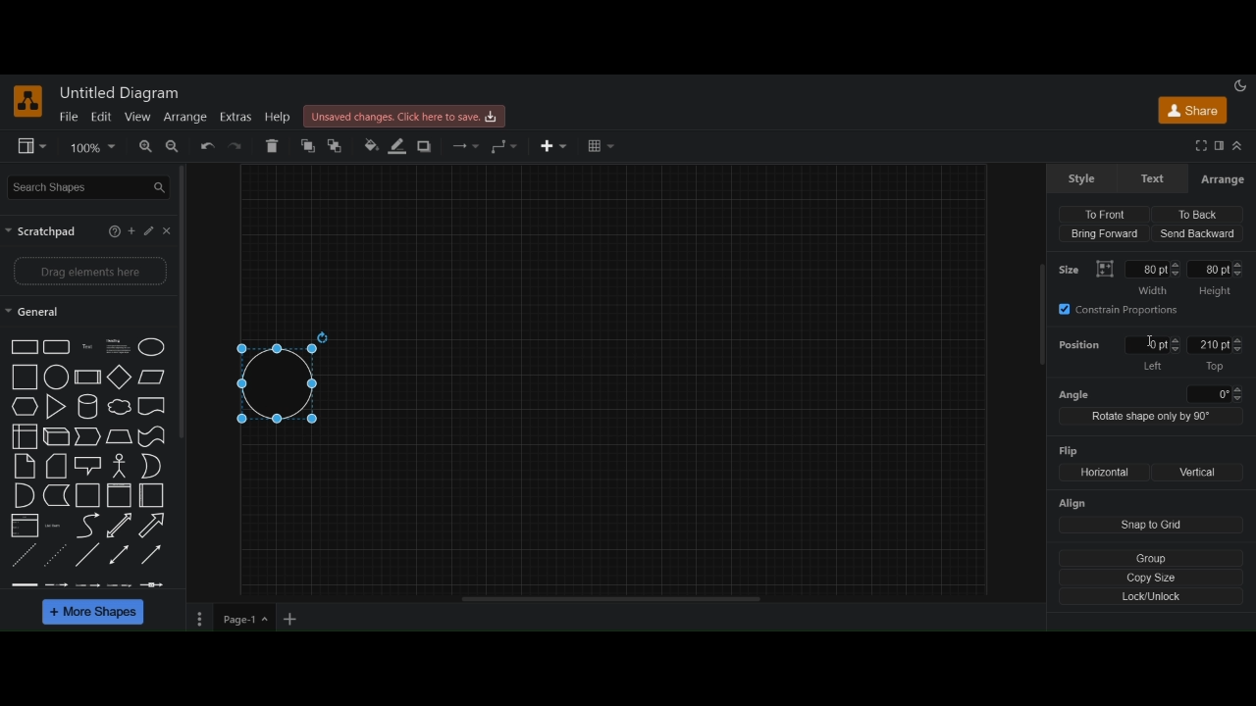 The height and width of the screenshot is (706, 1256). Describe the element at coordinates (25, 347) in the screenshot. I see `shapes` at that location.